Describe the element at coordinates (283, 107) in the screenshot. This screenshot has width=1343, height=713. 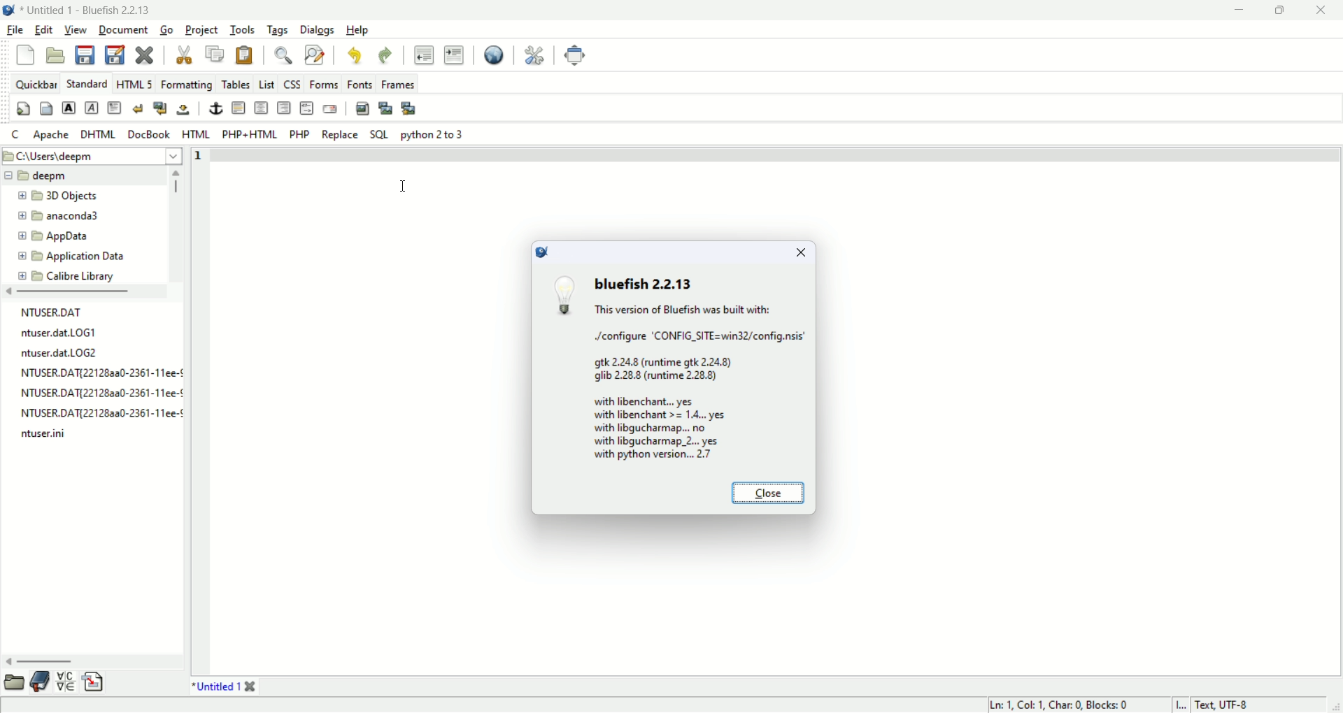
I see `right justify` at that location.